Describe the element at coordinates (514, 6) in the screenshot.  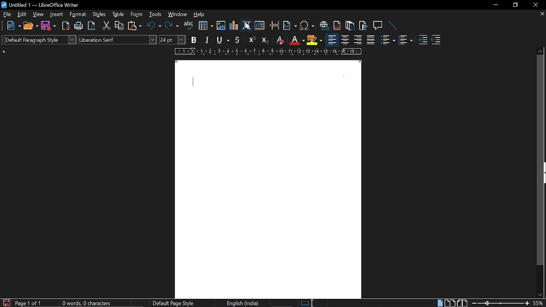
I see `restore down` at that location.